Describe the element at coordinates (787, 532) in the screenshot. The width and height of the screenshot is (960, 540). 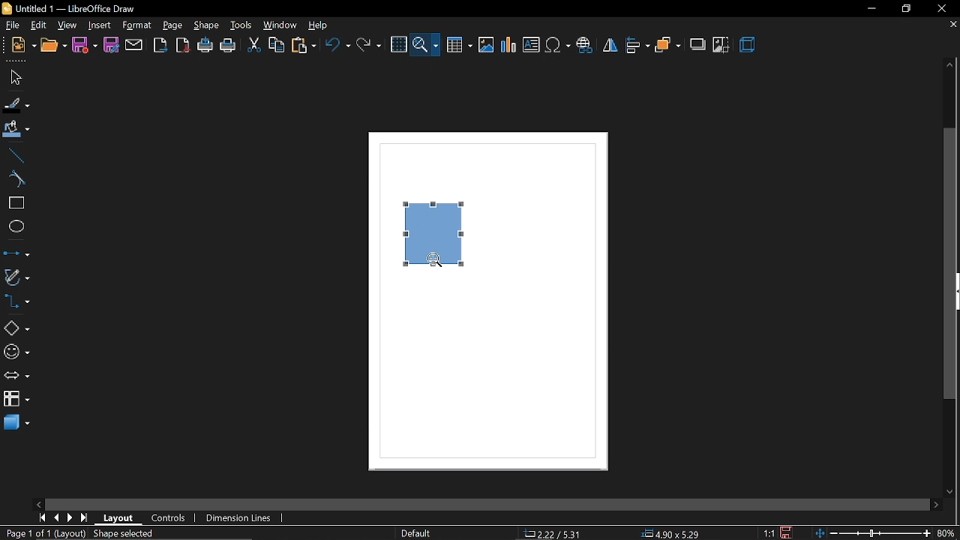
I see `save` at that location.